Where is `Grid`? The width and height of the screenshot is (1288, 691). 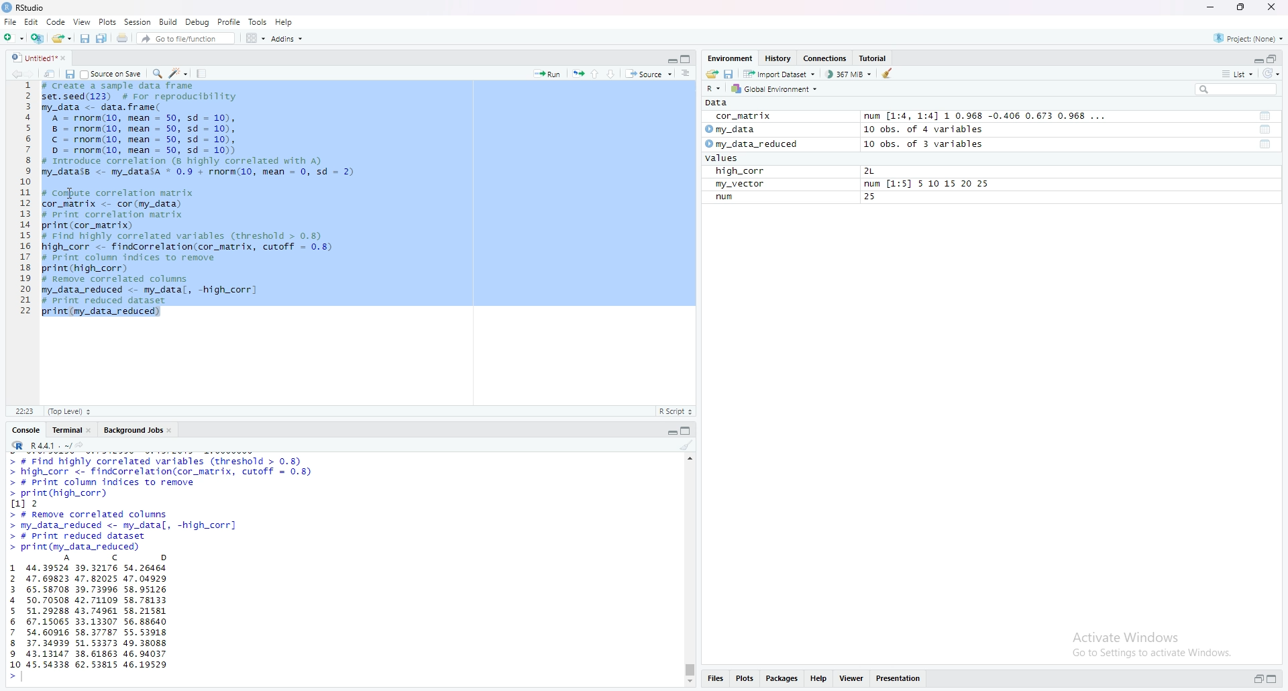
Grid is located at coordinates (257, 39).